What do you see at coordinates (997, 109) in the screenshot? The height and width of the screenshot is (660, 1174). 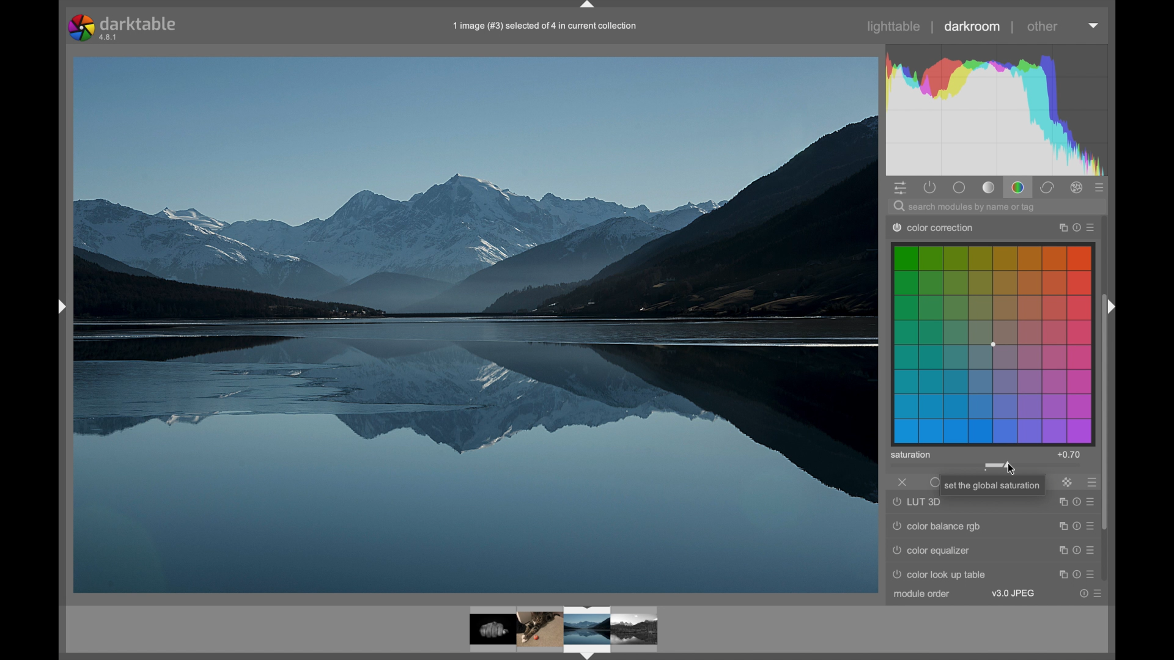 I see `histogram` at bounding box center [997, 109].